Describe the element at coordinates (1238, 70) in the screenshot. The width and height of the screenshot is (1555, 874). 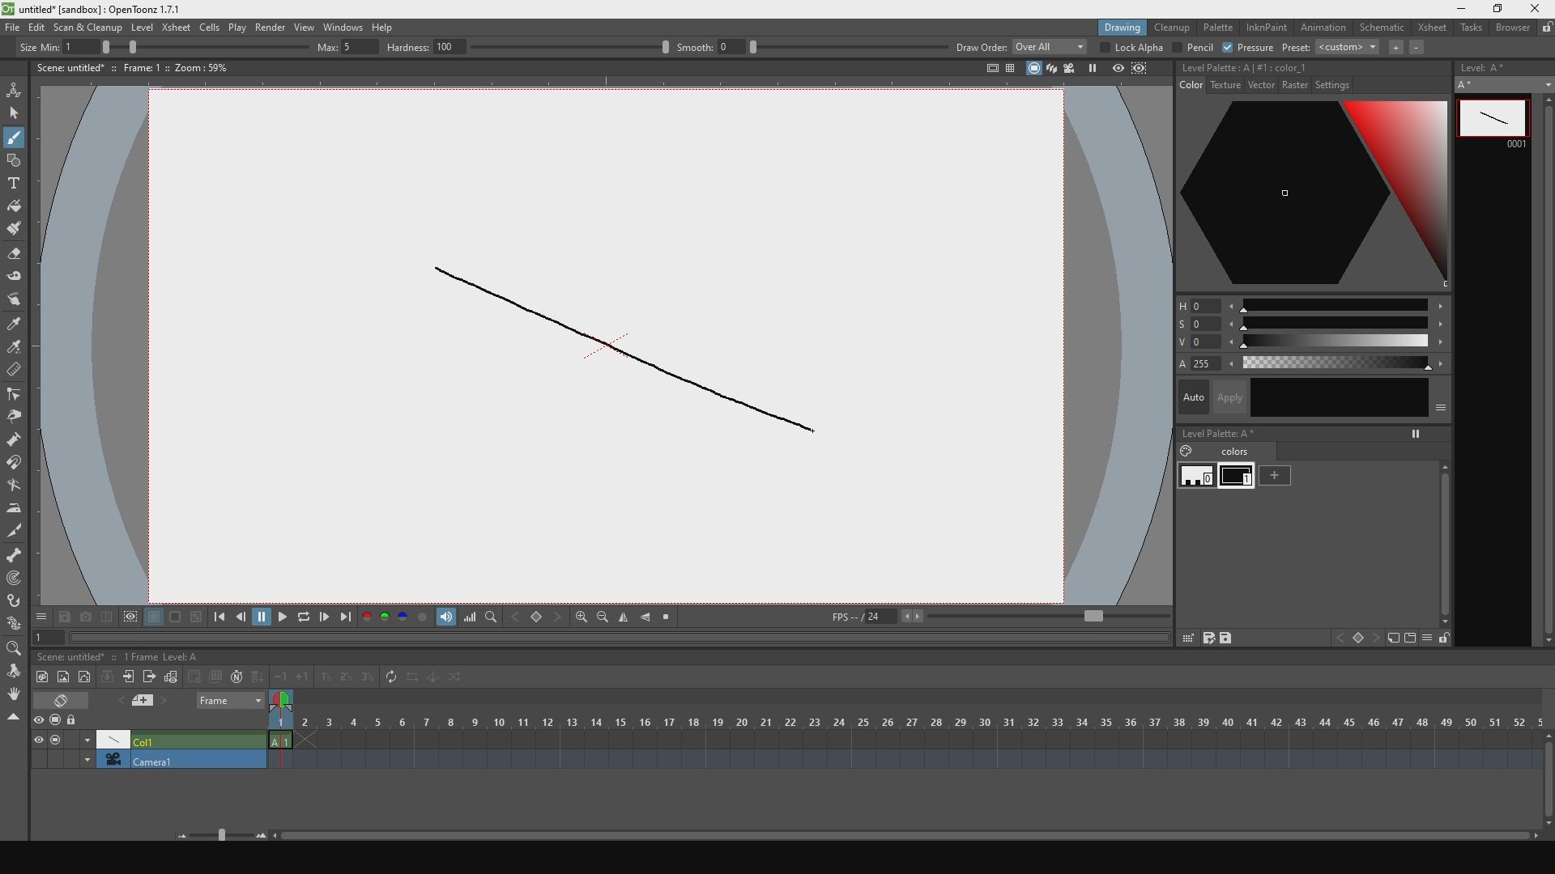
I see `no style selecte` at that location.